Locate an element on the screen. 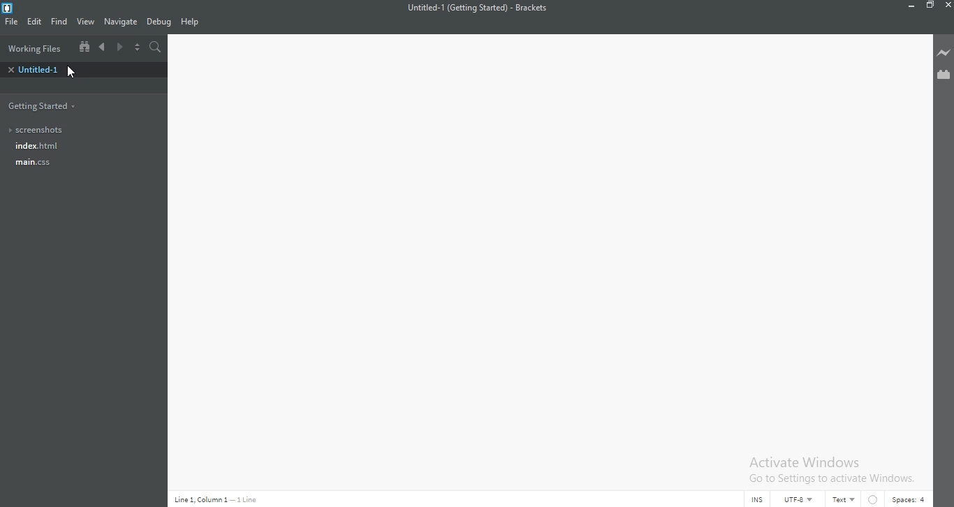 This screenshot has height=507, width=954. Cursor is located at coordinates (71, 73).